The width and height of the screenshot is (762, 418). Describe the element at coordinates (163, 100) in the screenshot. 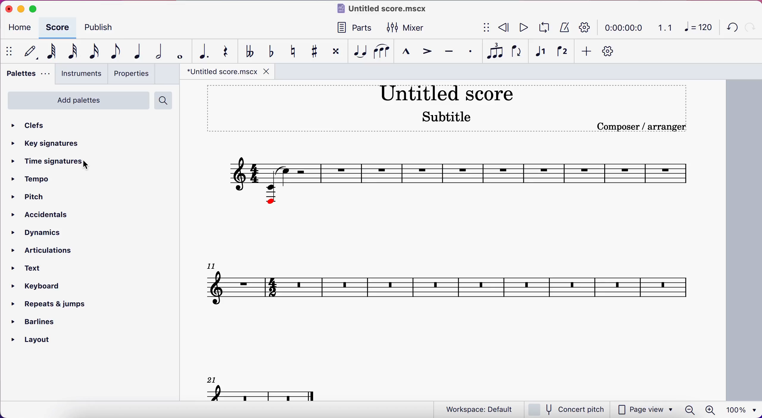

I see `search` at that location.